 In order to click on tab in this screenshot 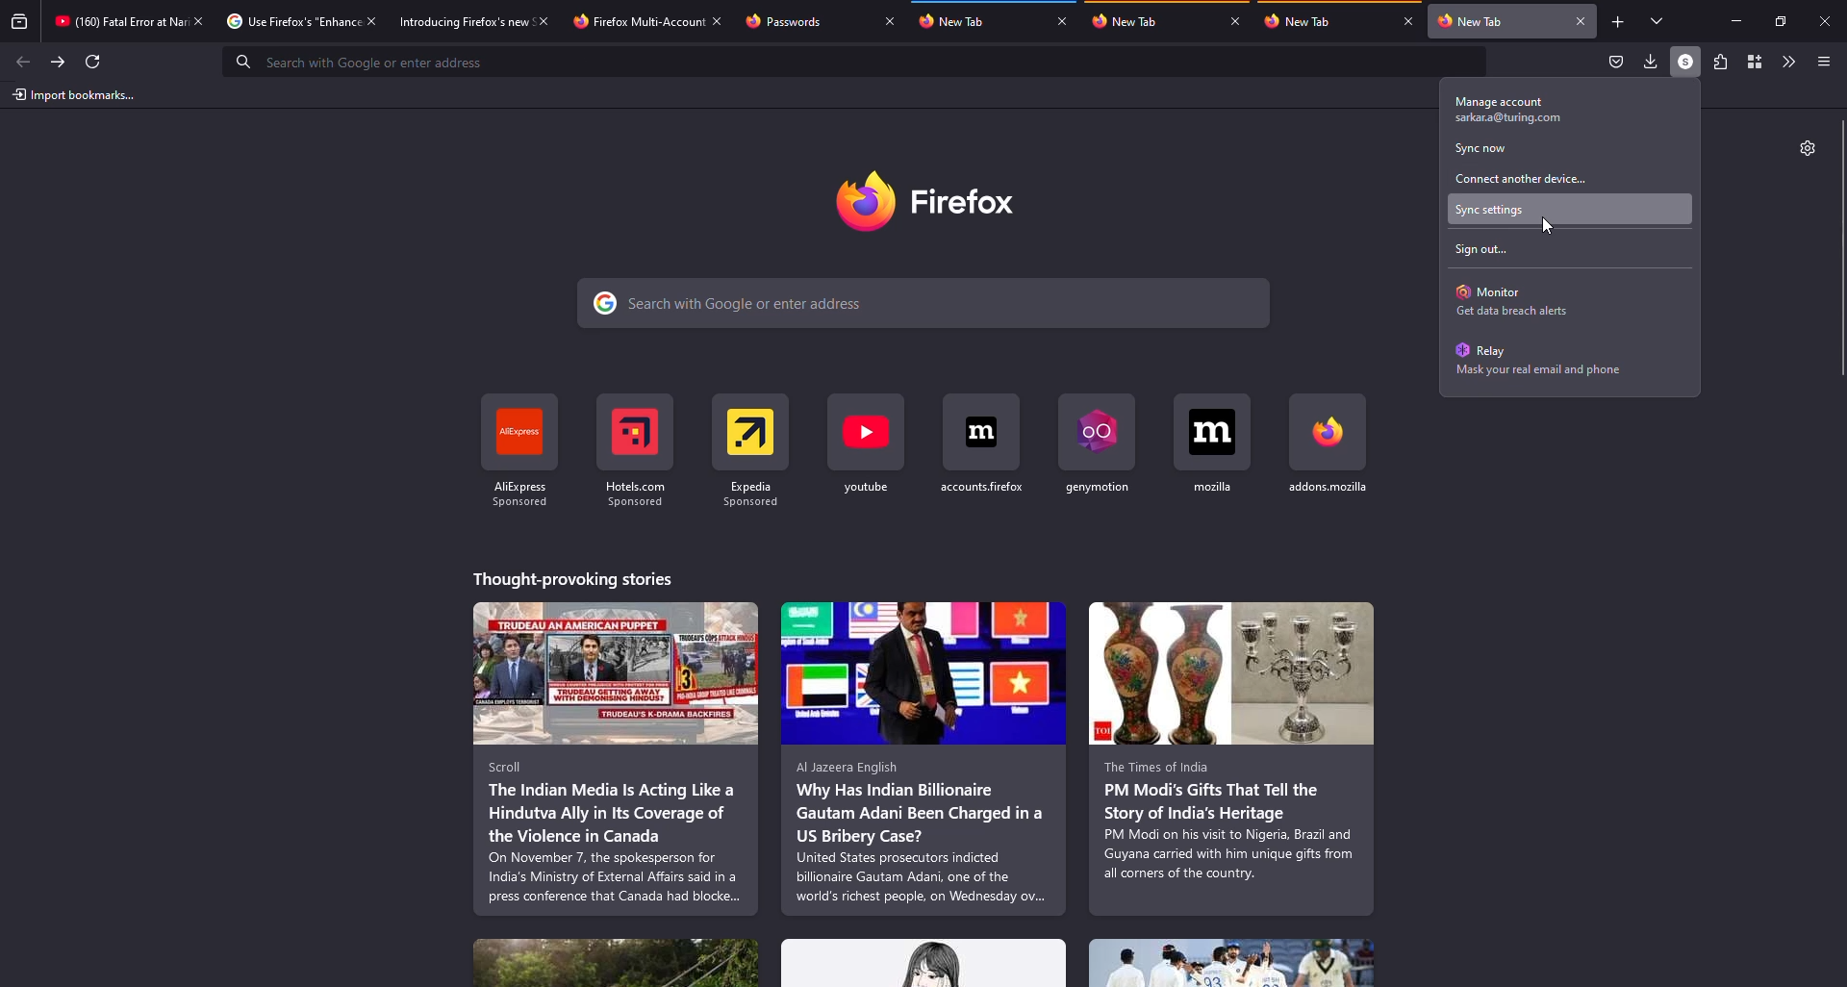, I will do `click(1127, 20)`.